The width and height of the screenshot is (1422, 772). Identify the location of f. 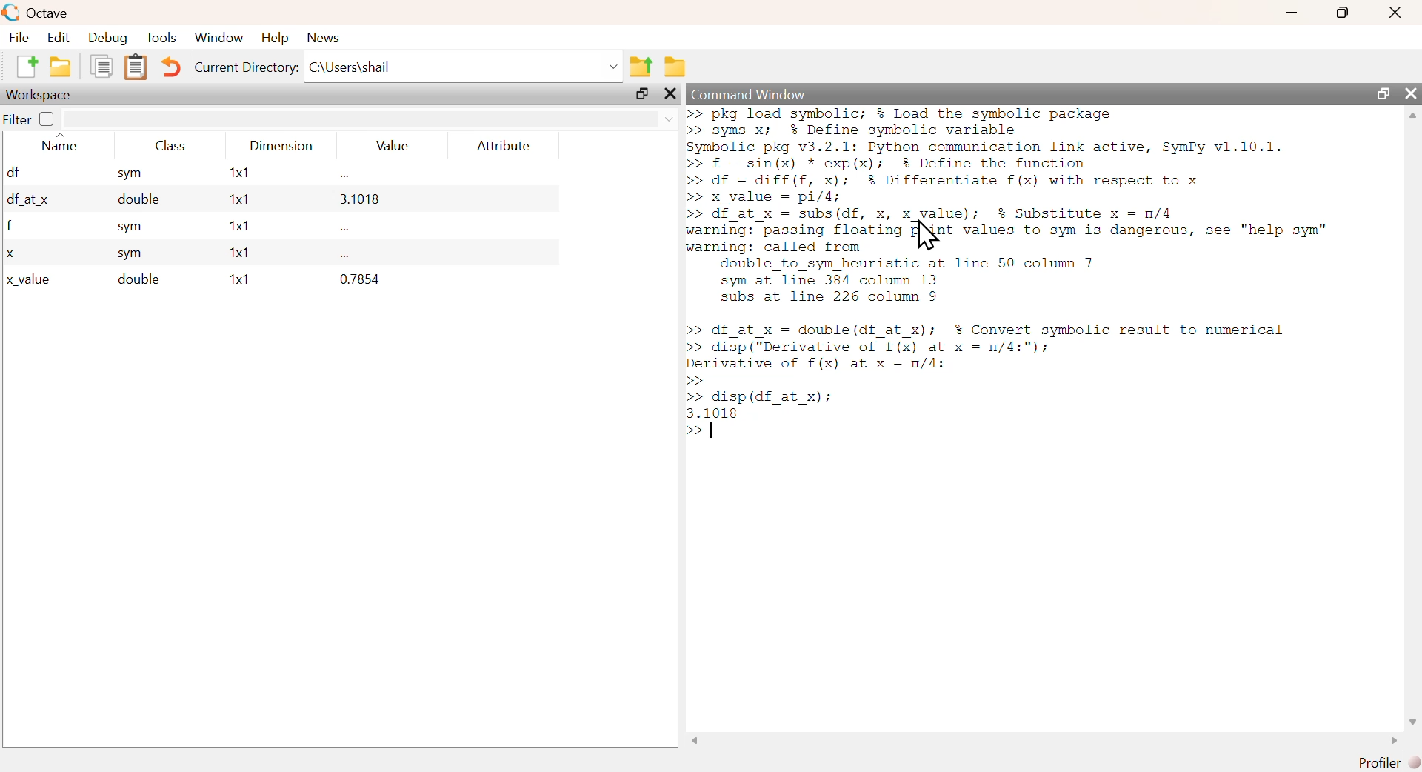
(10, 227).